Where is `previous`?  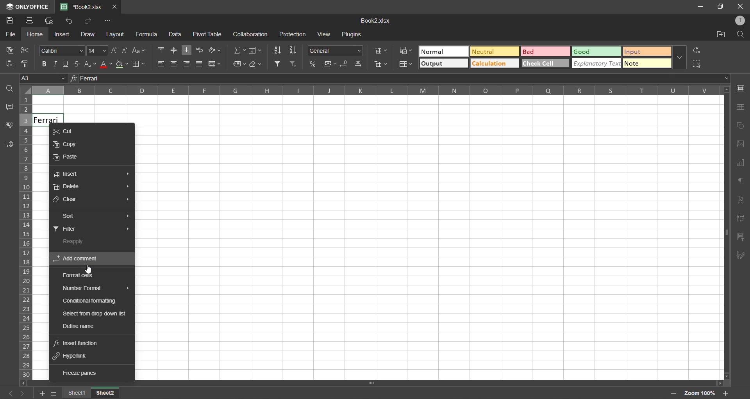 previous is located at coordinates (9, 393).